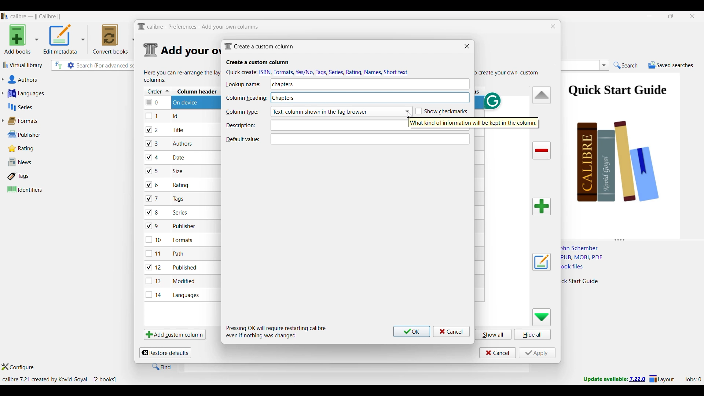 The height and width of the screenshot is (396, 704). I want to click on Advanced search, so click(71, 65).